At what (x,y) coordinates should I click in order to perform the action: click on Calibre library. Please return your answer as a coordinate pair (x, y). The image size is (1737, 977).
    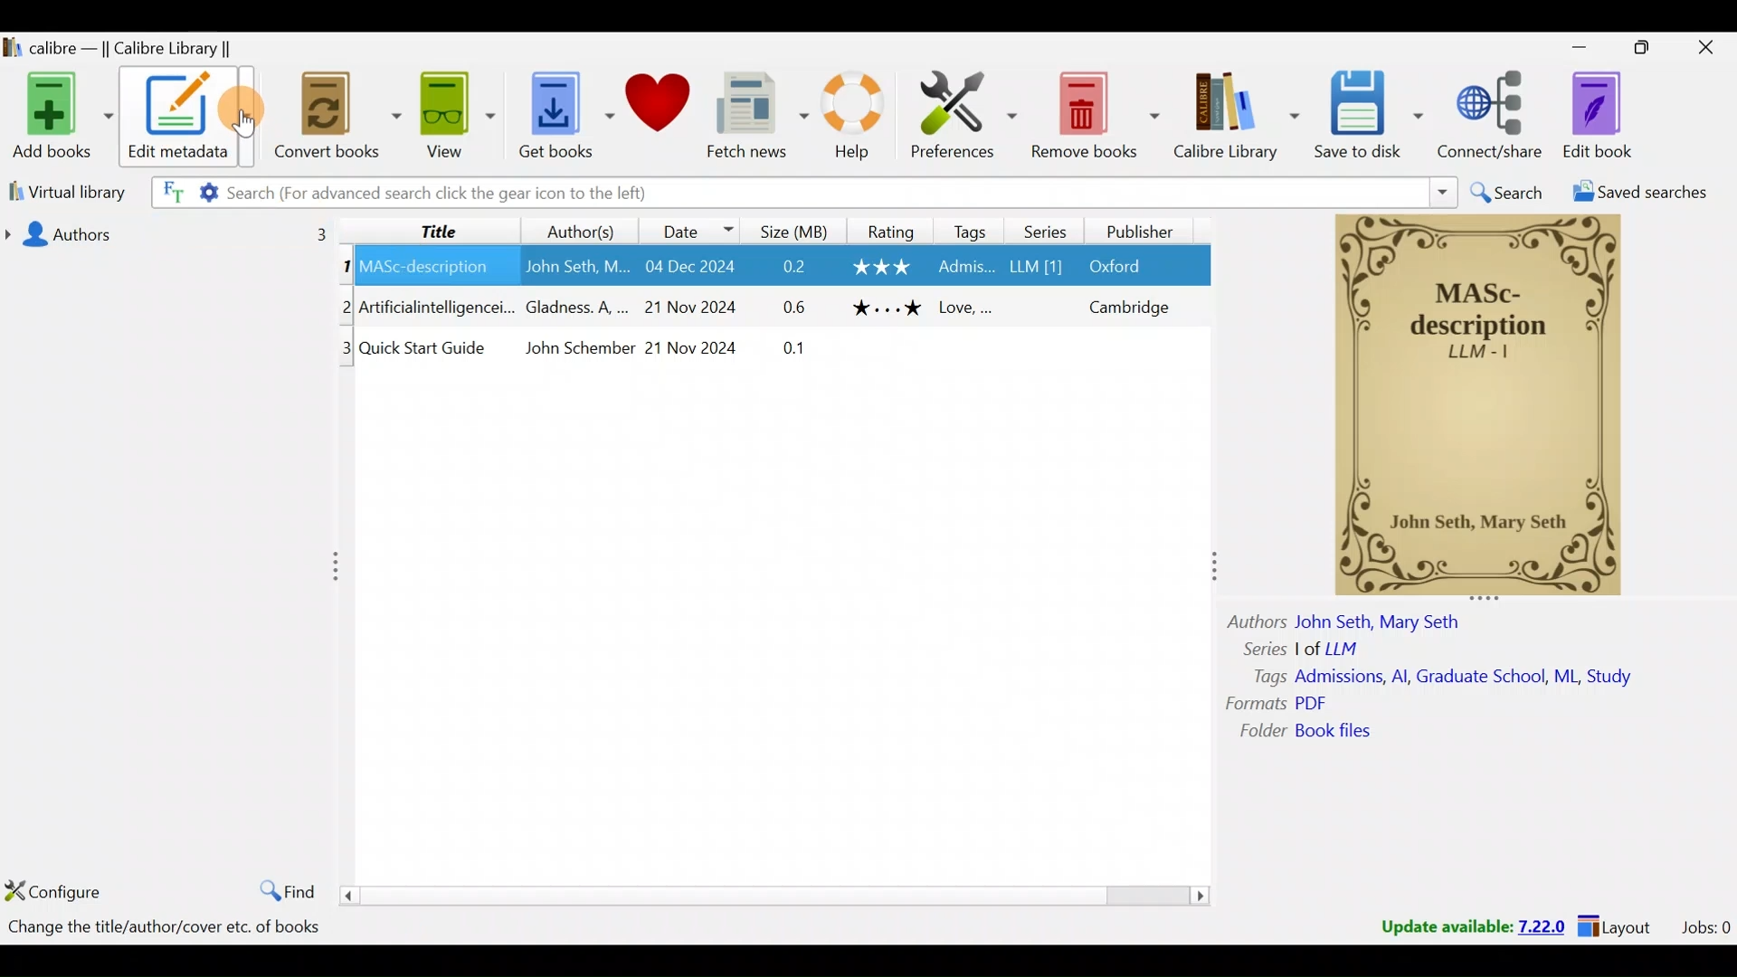
    Looking at the image, I should click on (1239, 120).